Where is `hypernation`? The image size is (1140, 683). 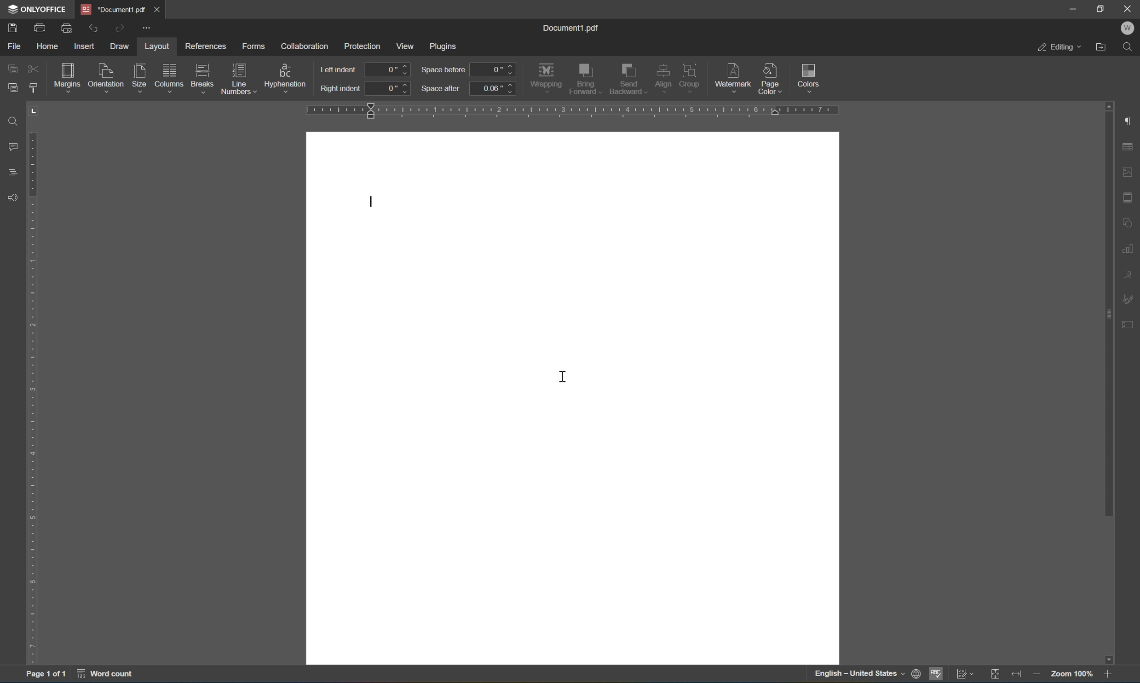
hypernation is located at coordinates (287, 76).